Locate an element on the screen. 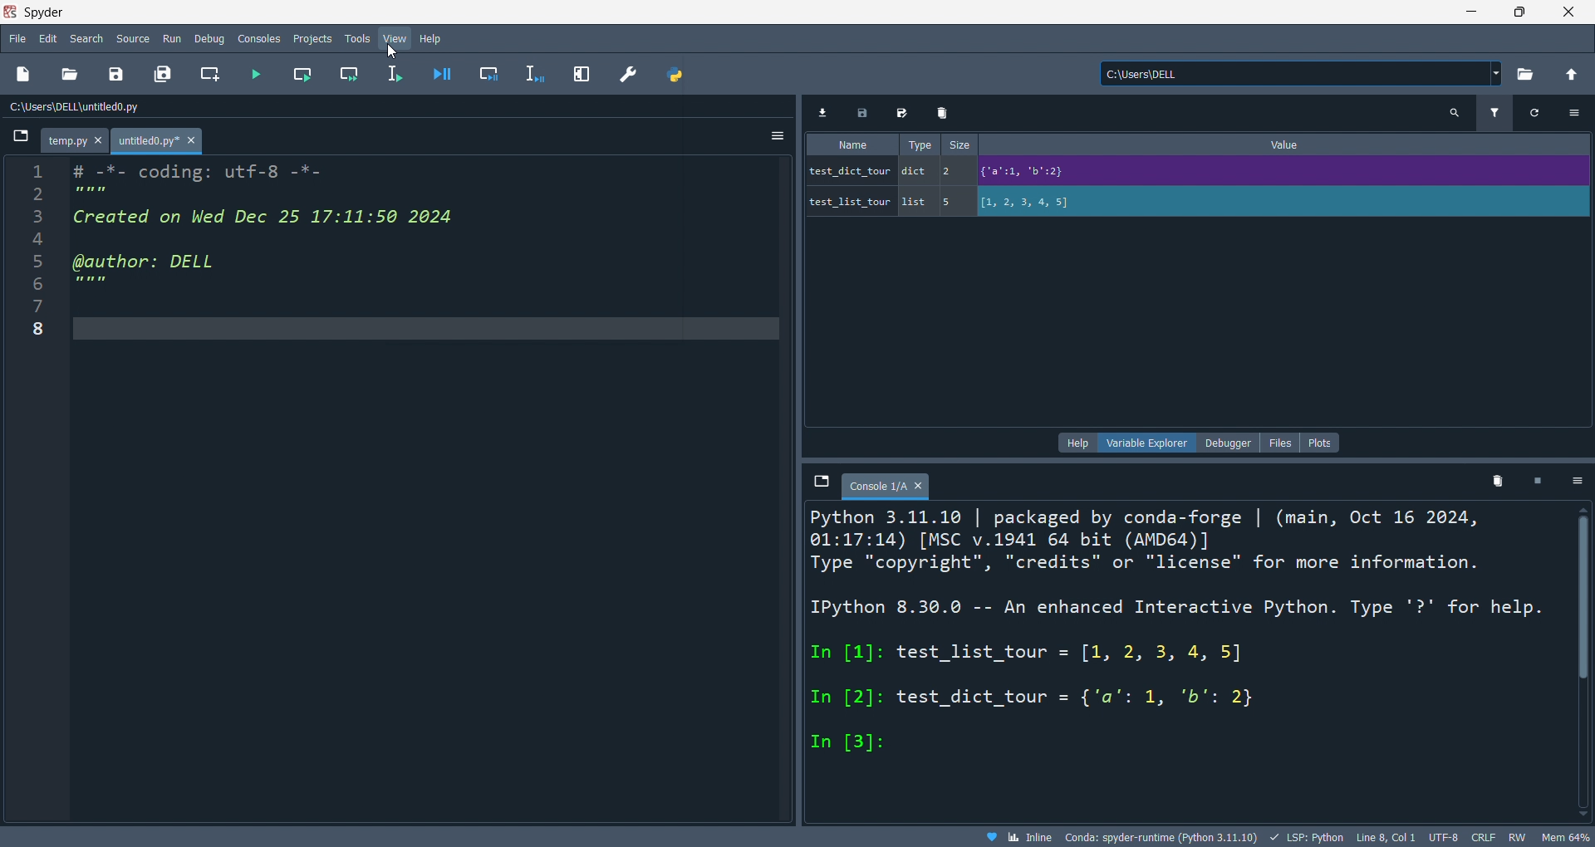  cursor is located at coordinates (393, 52).